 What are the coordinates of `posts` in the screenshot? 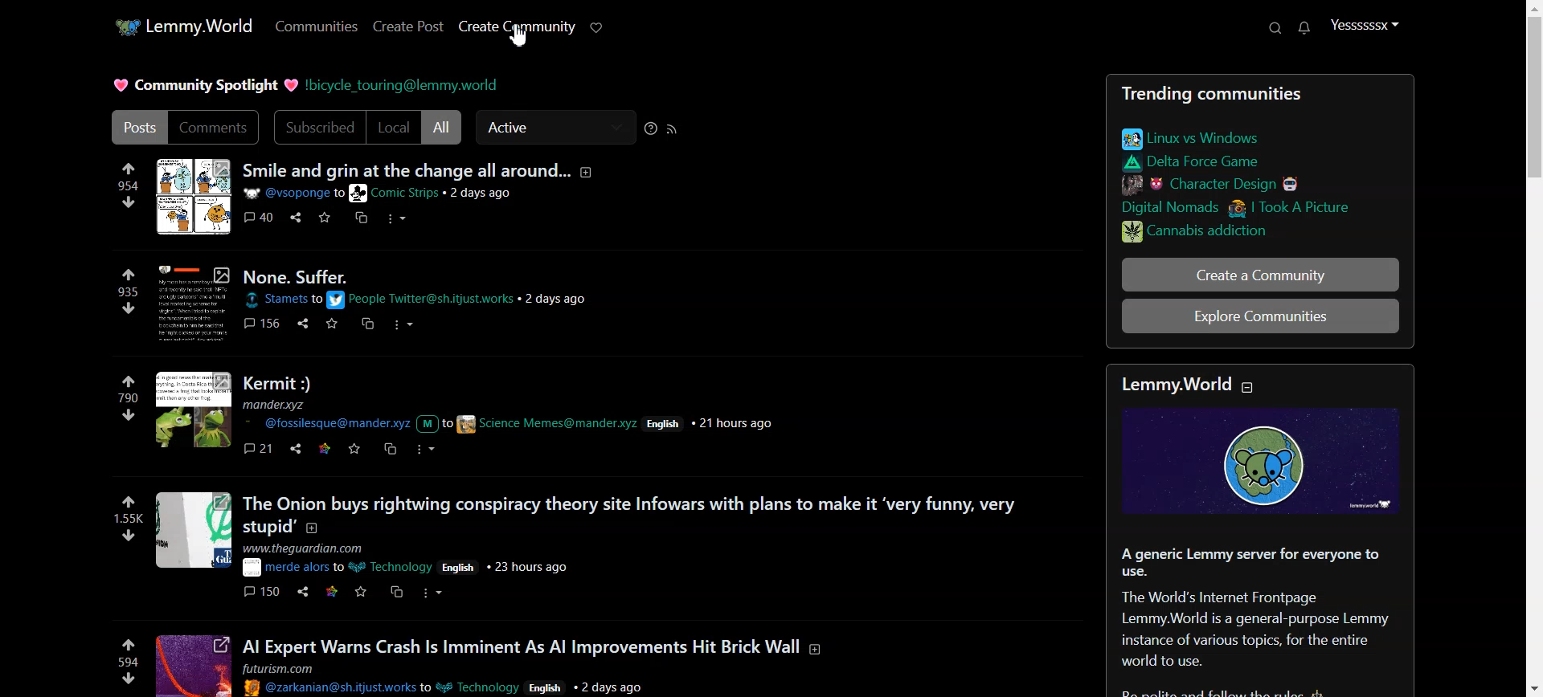 It's located at (574, 647).